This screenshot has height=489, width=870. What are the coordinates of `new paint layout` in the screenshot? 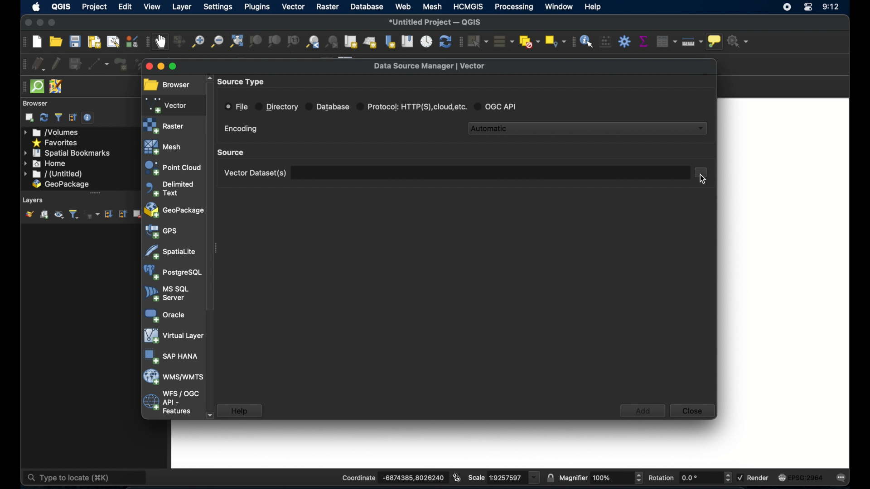 It's located at (94, 41).